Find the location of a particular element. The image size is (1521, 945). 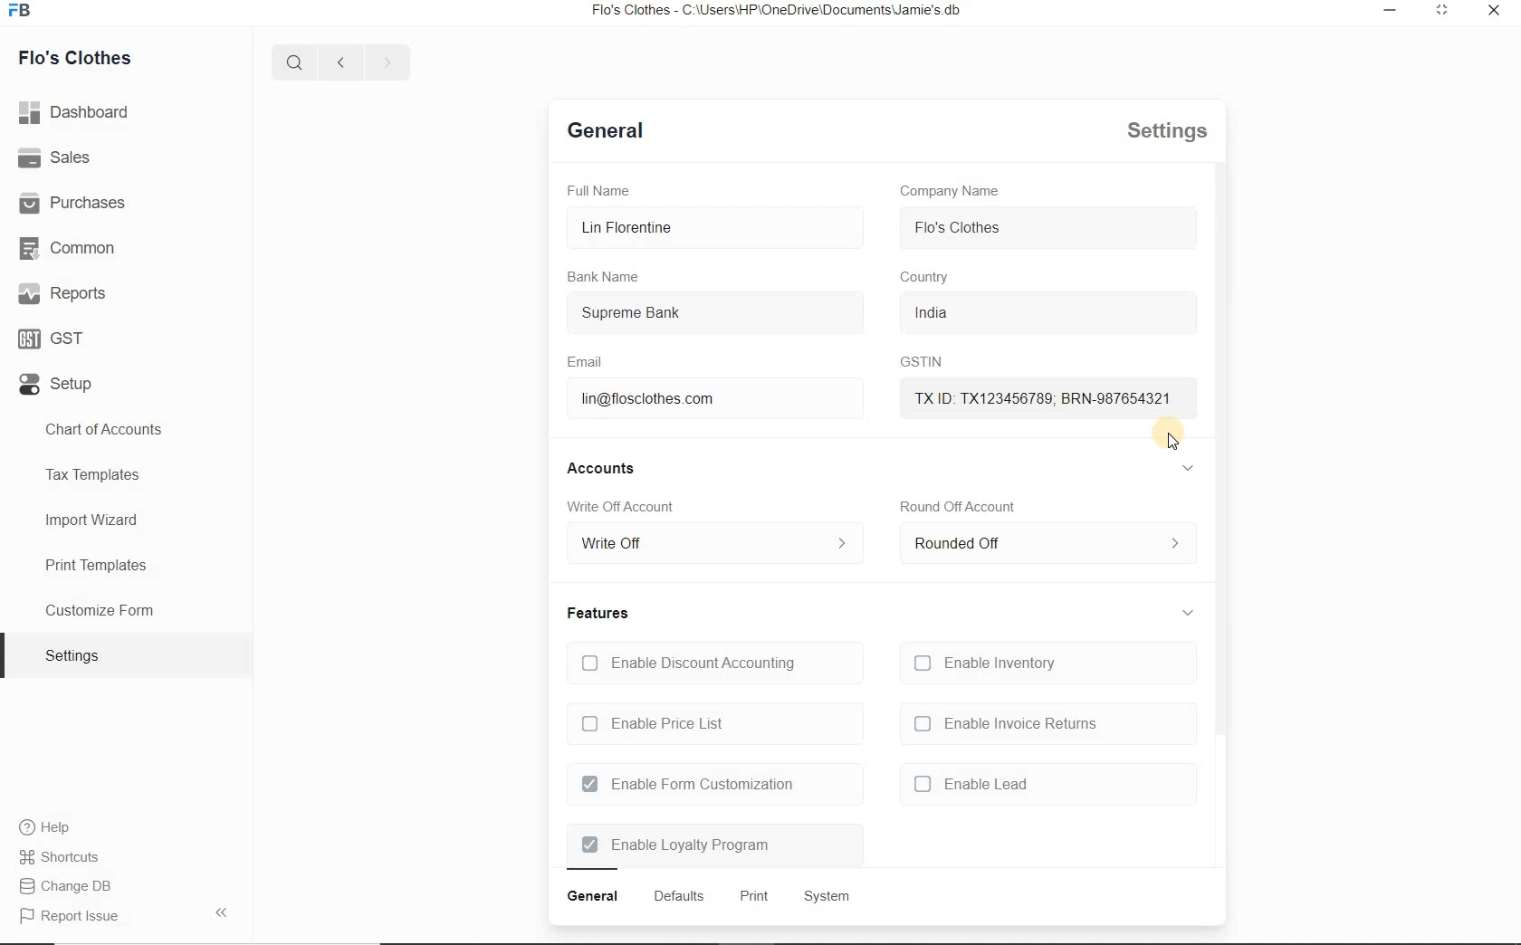

Print Templates is located at coordinates (94, 564).